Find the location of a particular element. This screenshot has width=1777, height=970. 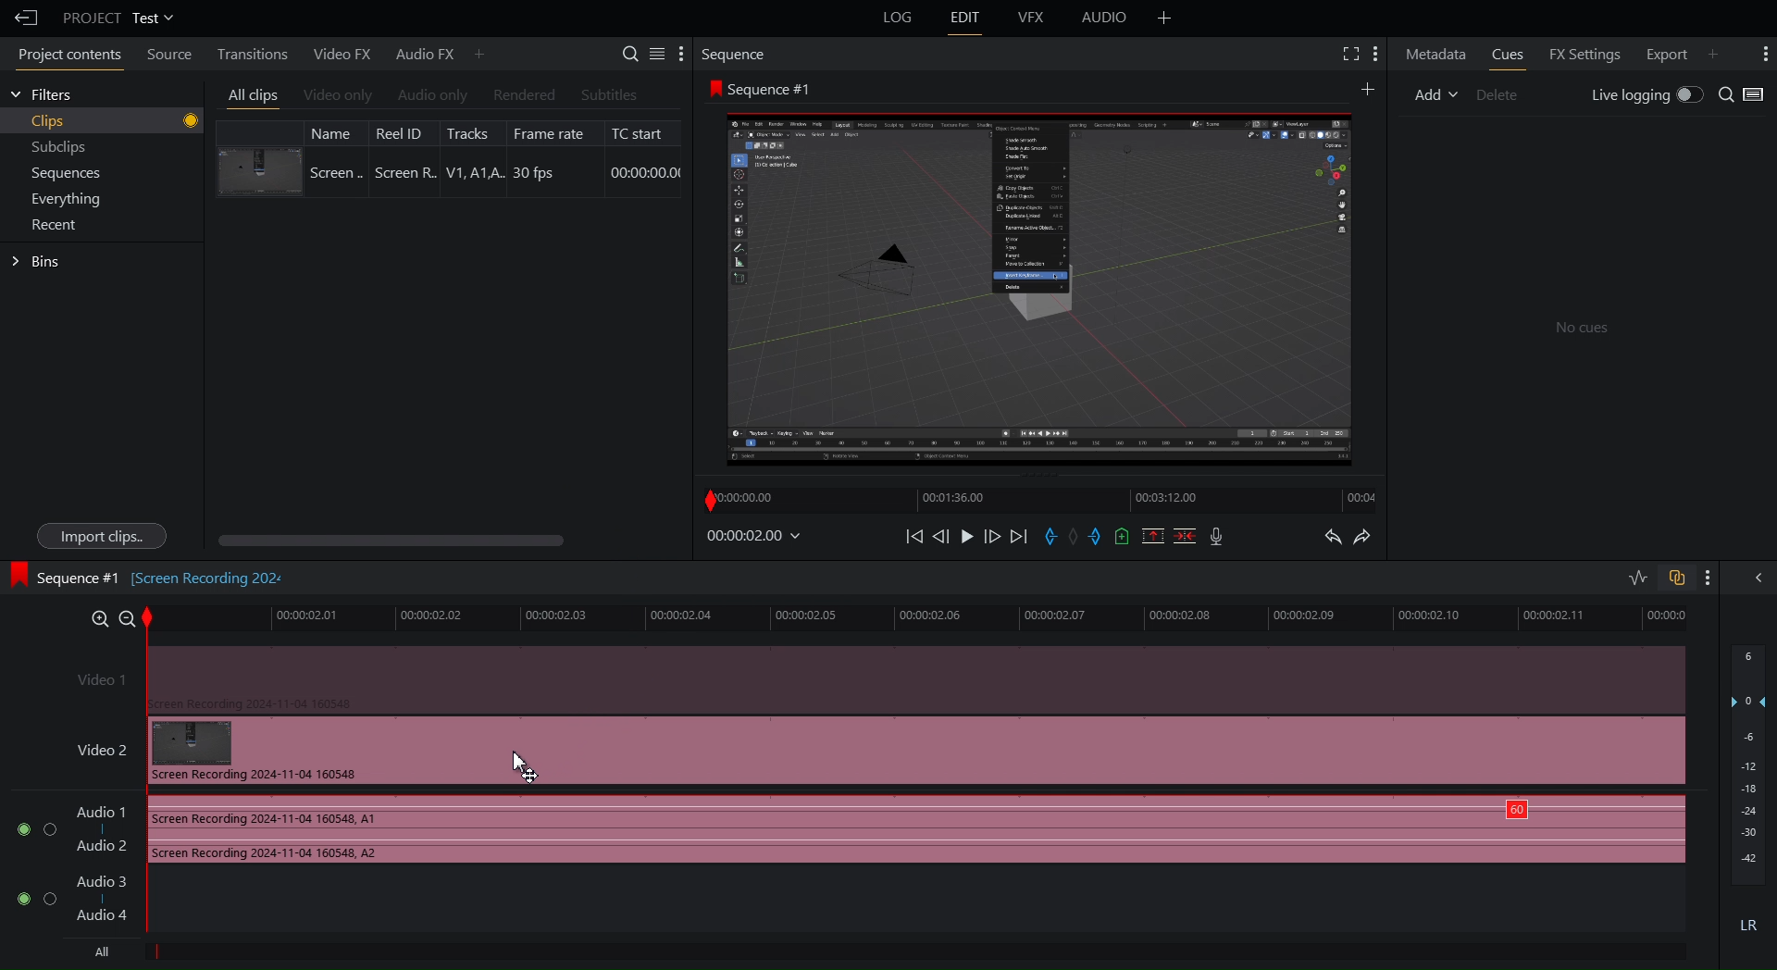

Log  is located at coordinates (895, 19).